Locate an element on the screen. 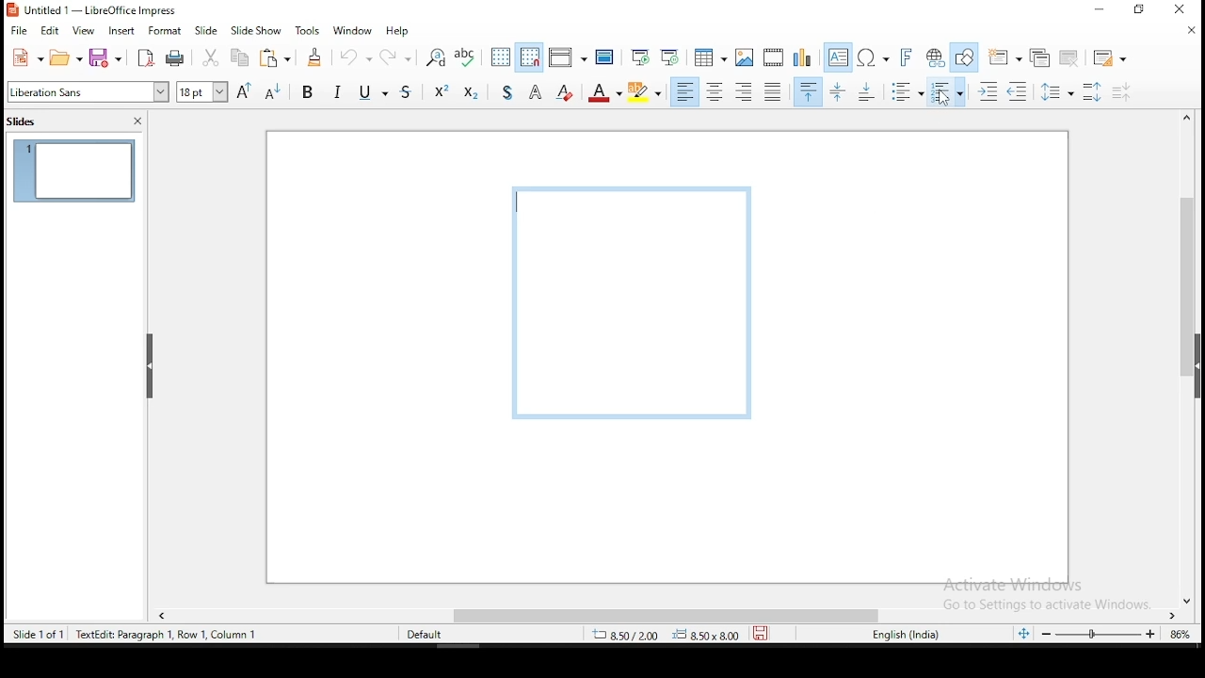 This screenshot has height=678, width=1205. tables is located at coordinates (712, 57).